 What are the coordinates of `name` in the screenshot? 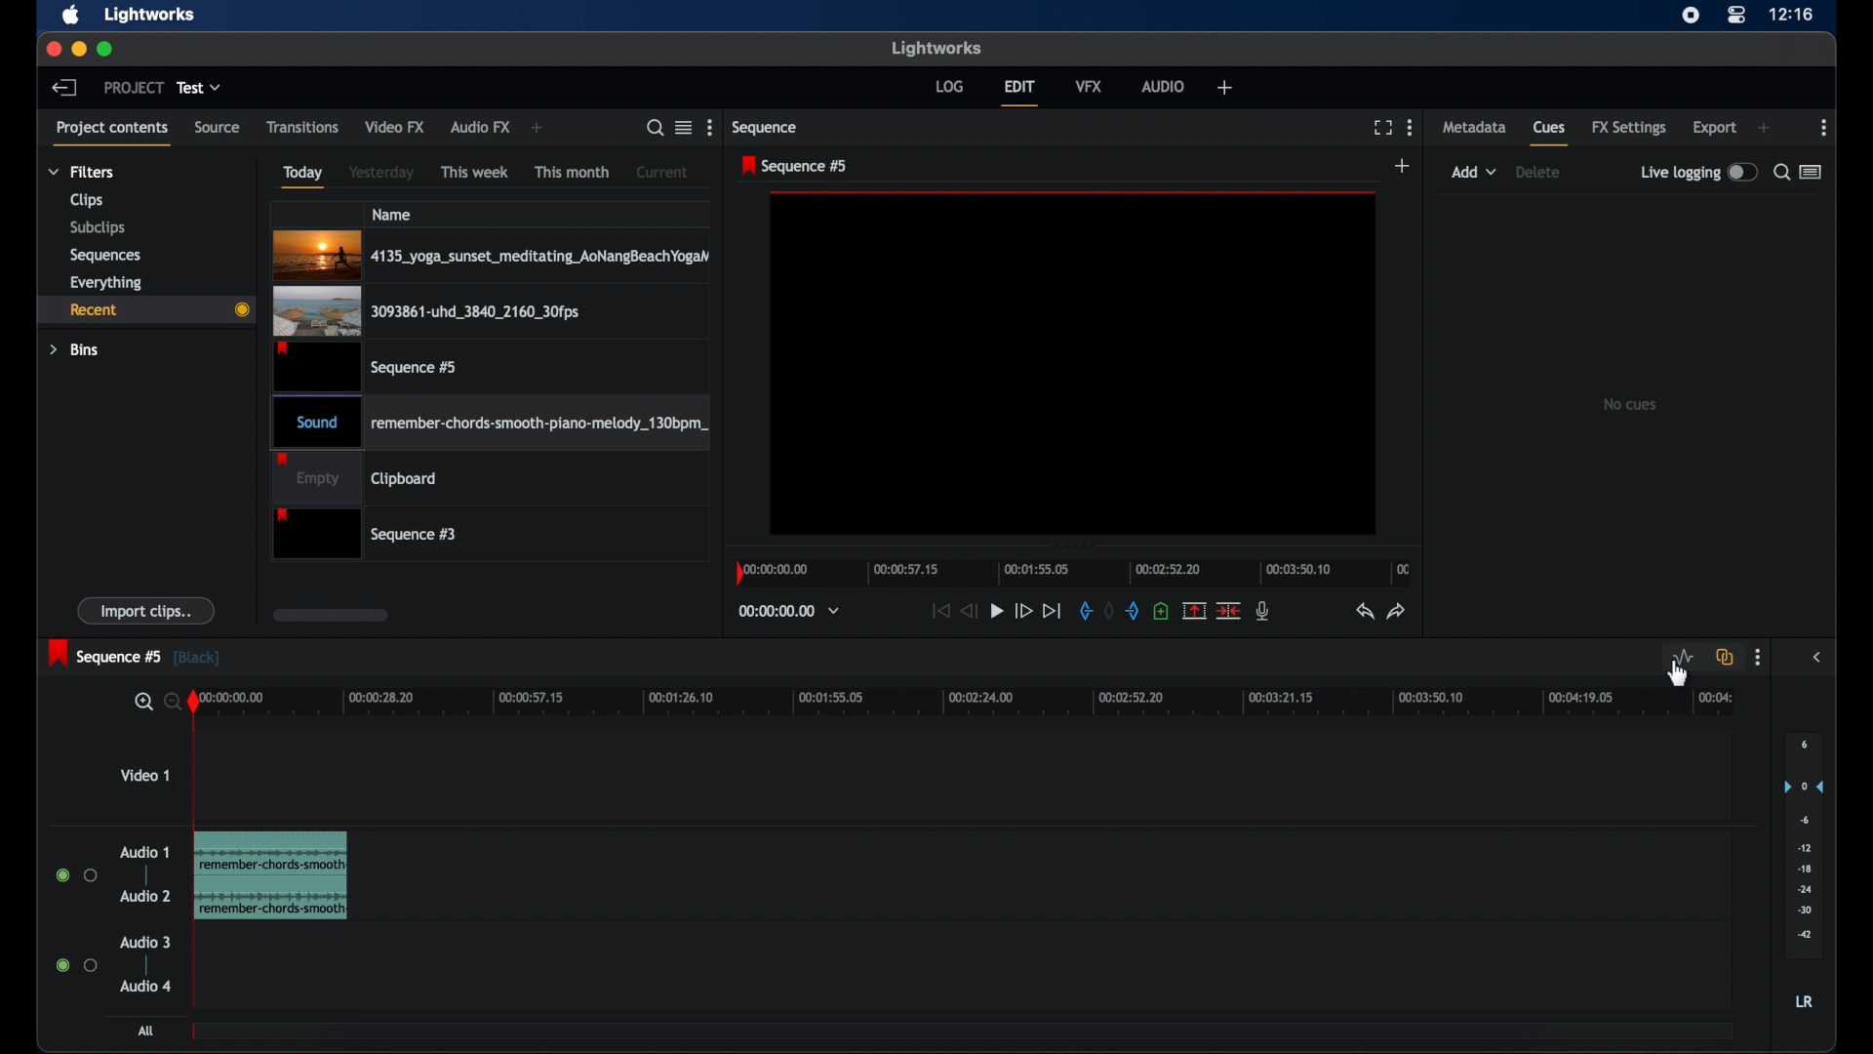 It's located at (392, 214).